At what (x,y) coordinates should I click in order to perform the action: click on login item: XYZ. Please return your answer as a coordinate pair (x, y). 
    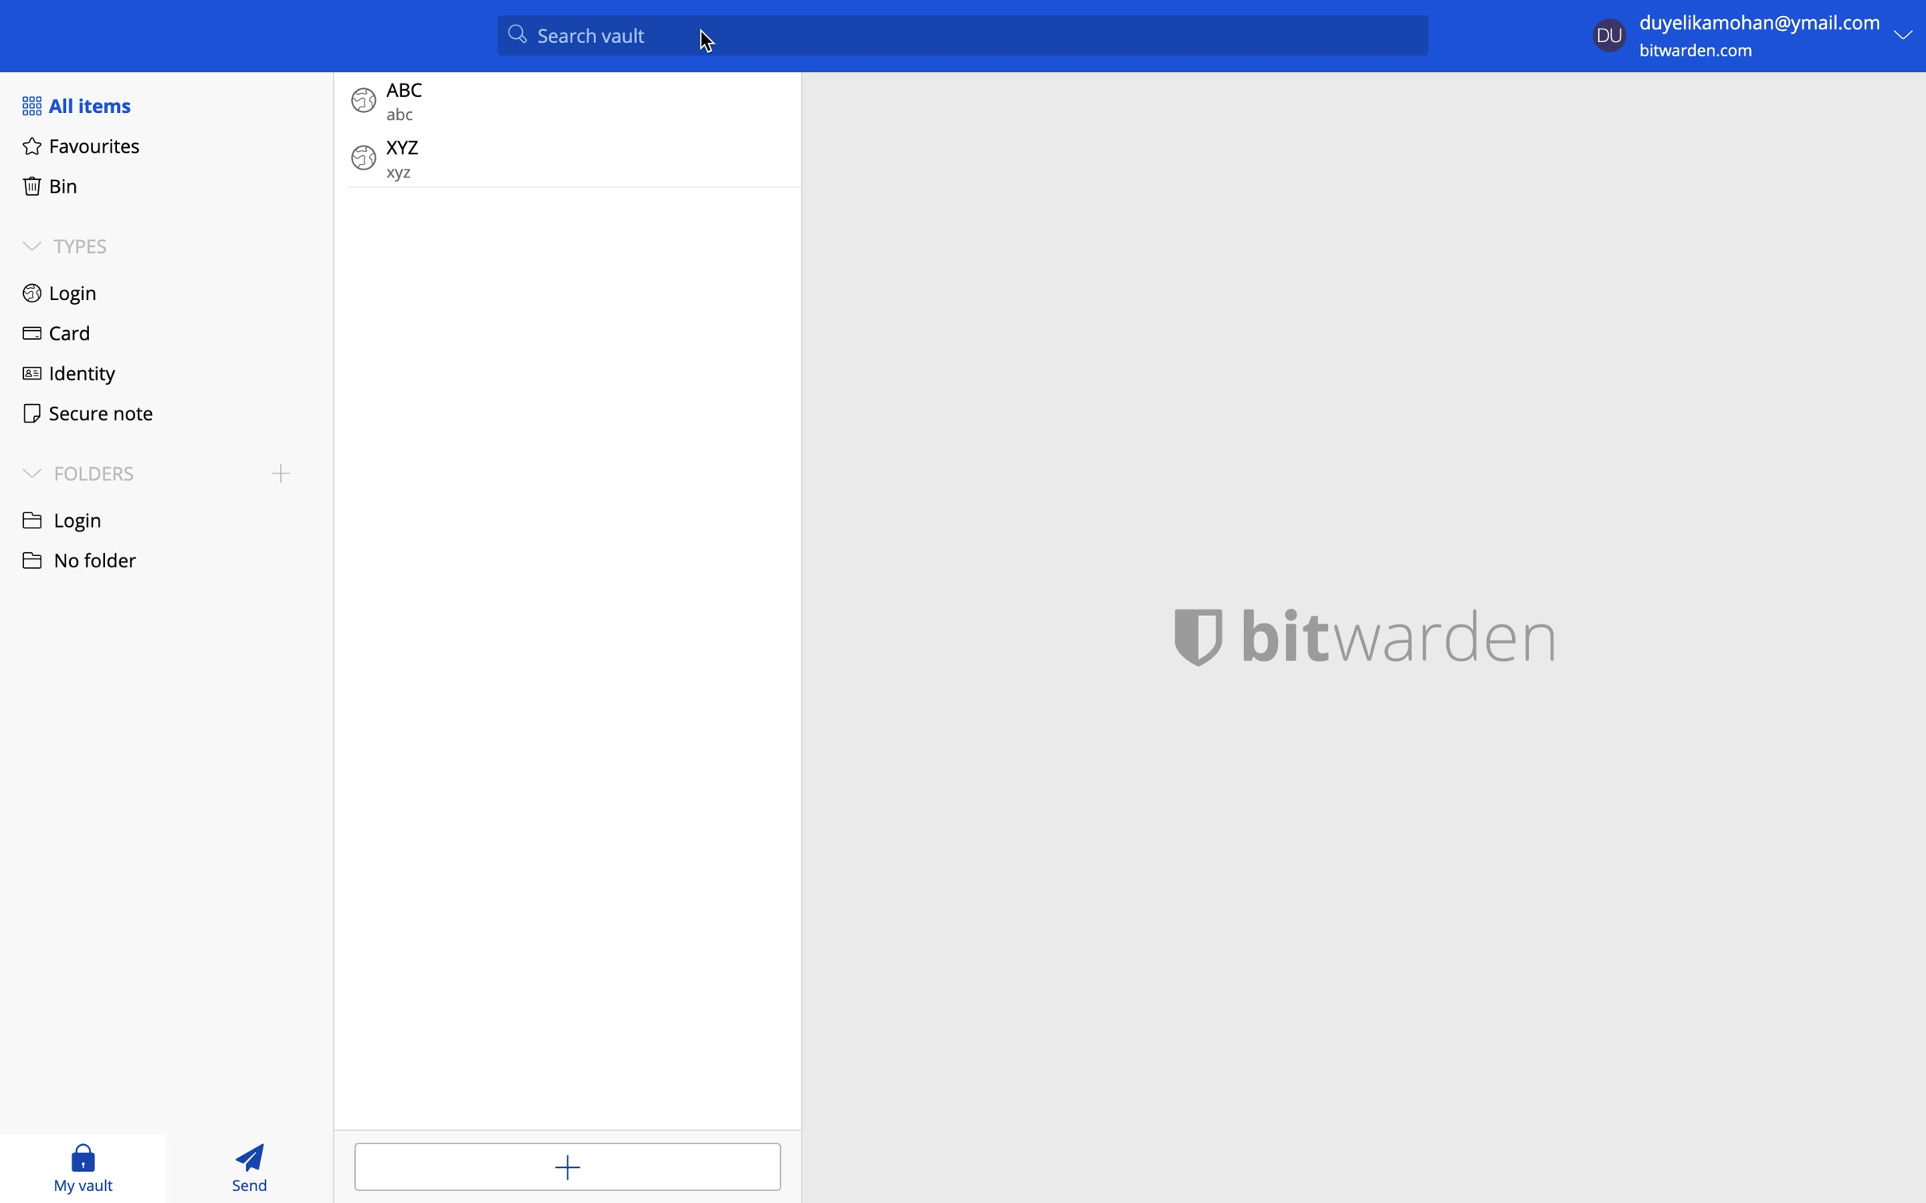
    Looking at the image, I should click on (573, 159).